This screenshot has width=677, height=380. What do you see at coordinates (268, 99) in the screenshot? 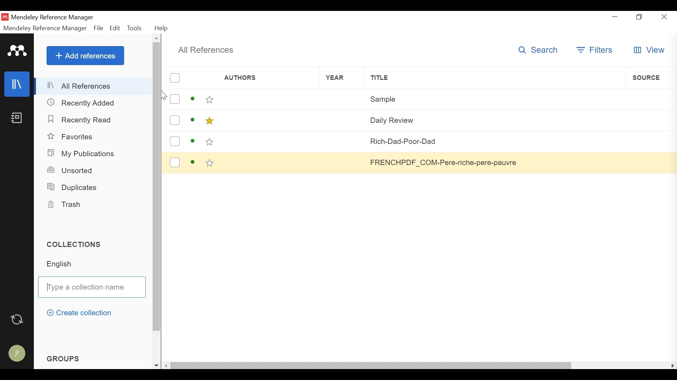
I see `Authors` at bounding box center [268, 99].